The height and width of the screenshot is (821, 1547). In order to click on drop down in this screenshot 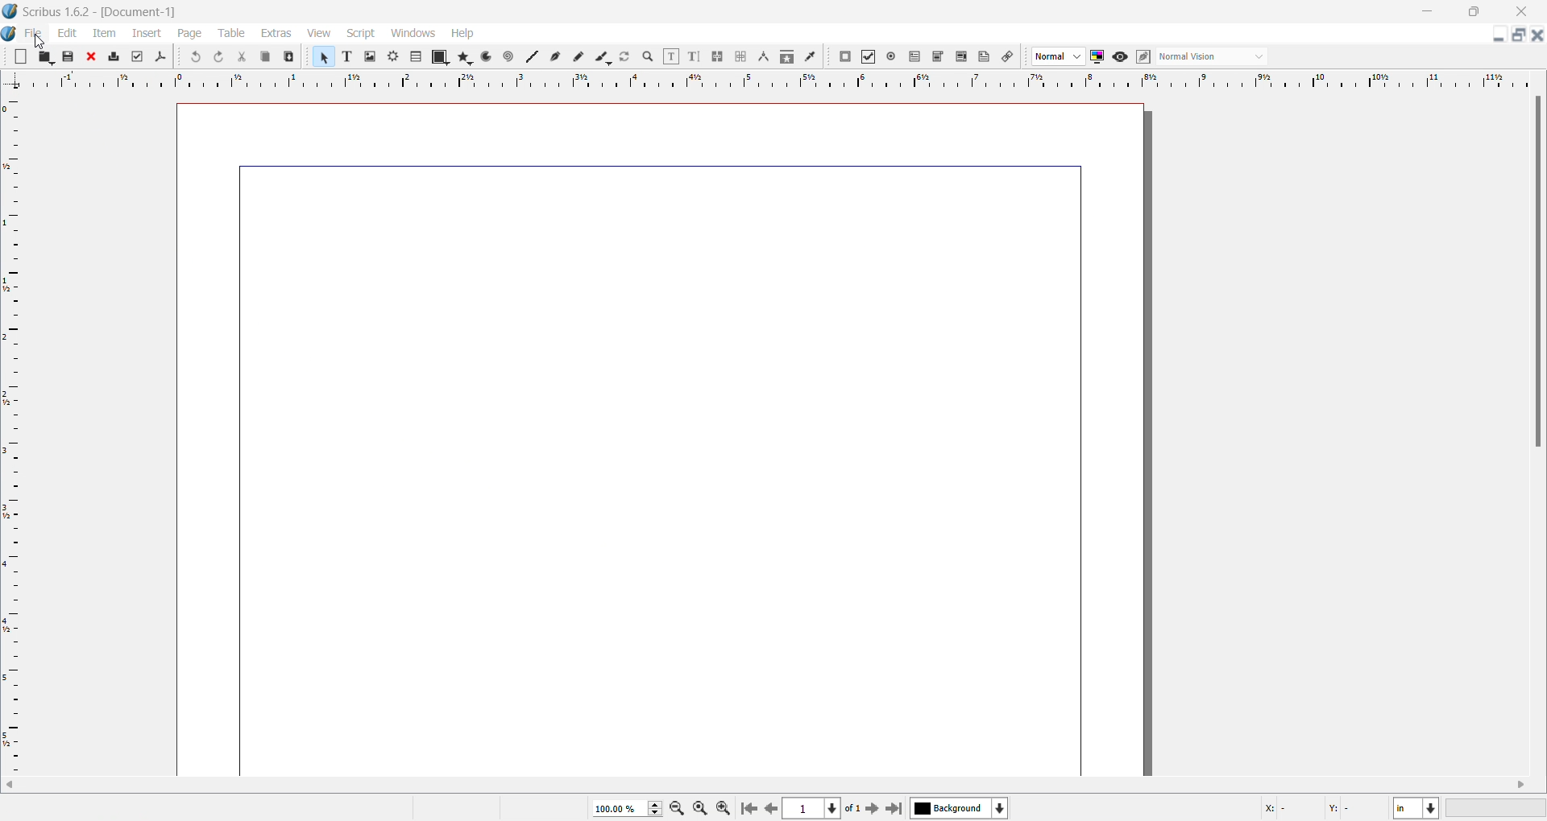, I will do `click(1051, 56)`.